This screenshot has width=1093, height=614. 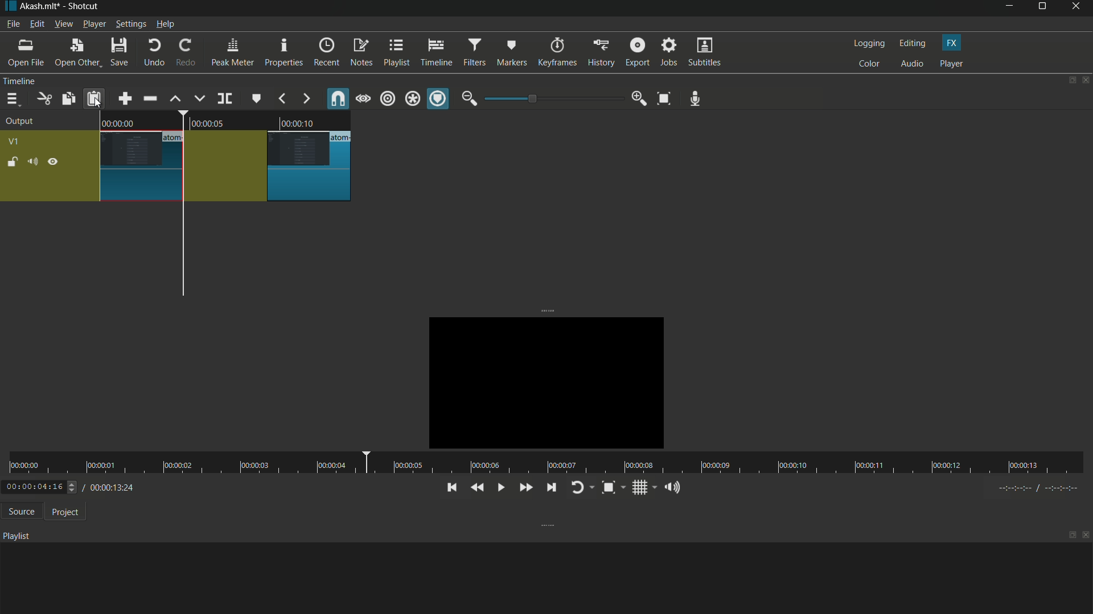 What do you see at coordinates (176, 99) in the screenshot?
I see `lift` at bounding box center [176, 99].